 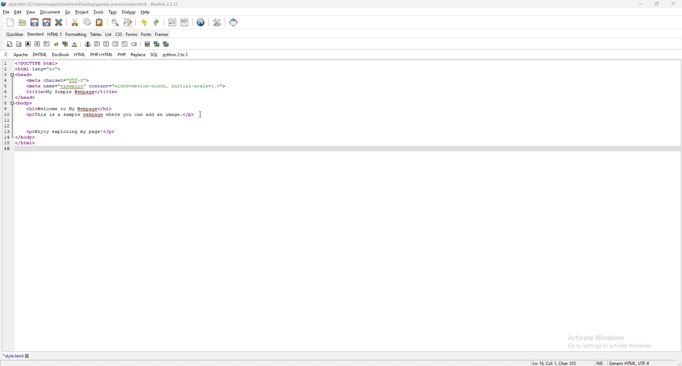 What do you see at coordinates (657, 4) in the screenshot?
I see `resize` at bounding box center [657, 4].